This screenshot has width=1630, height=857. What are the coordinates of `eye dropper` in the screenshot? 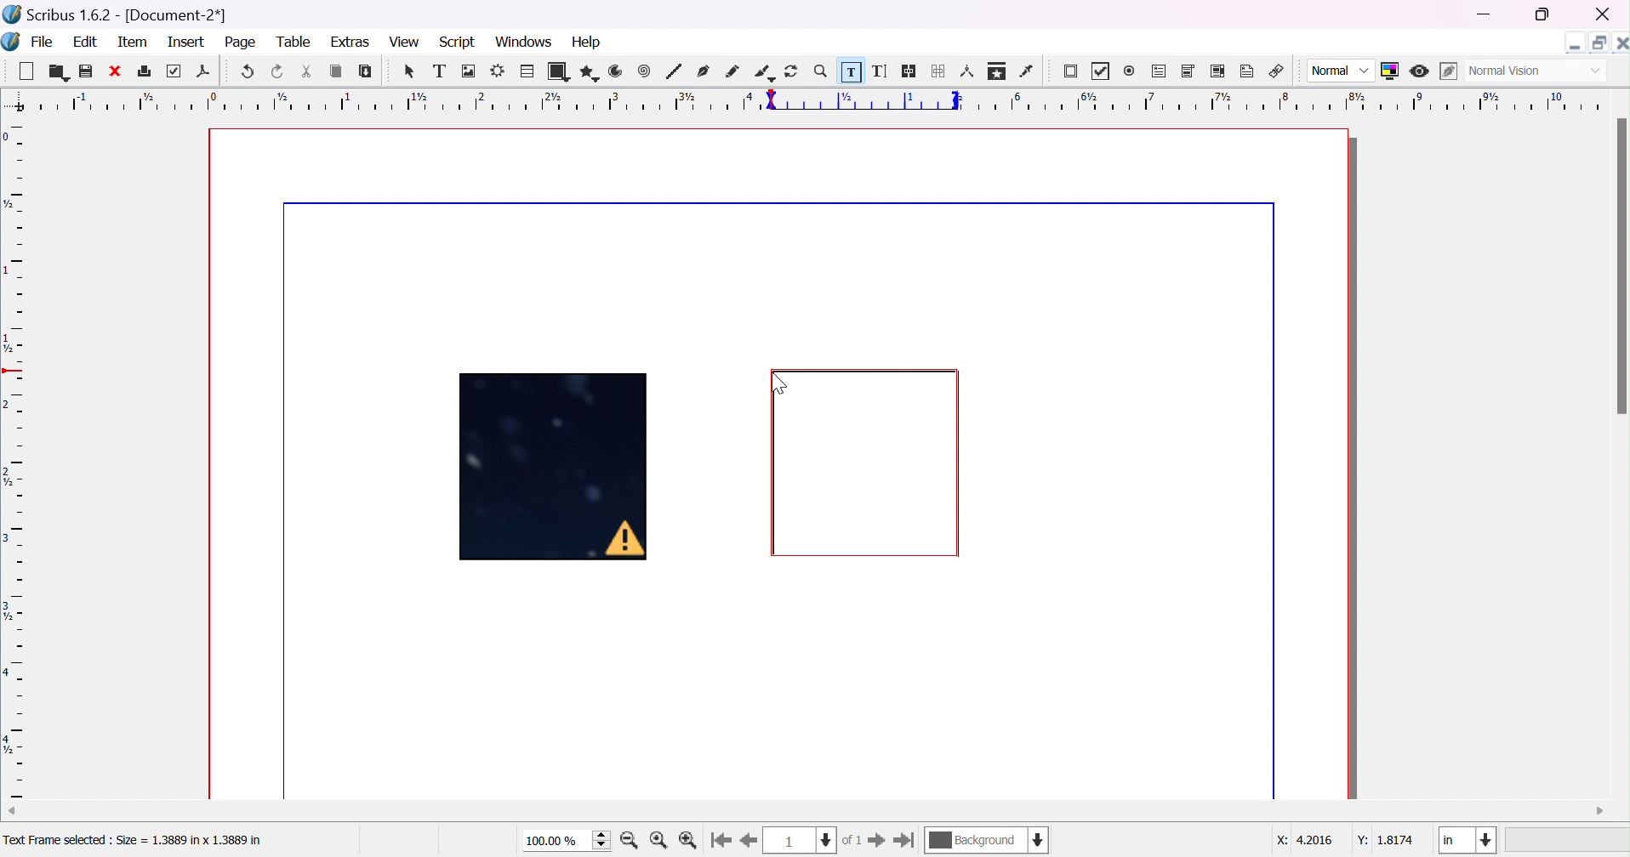 It's located at (1029, 71).